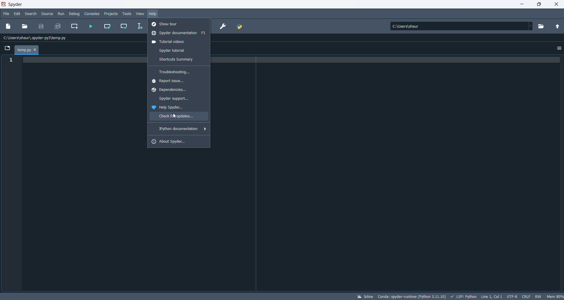 This screenshot has width=564, height=300. Describe the element at coordinates (41, 26) in the screenshot. I see `save file` at that location.